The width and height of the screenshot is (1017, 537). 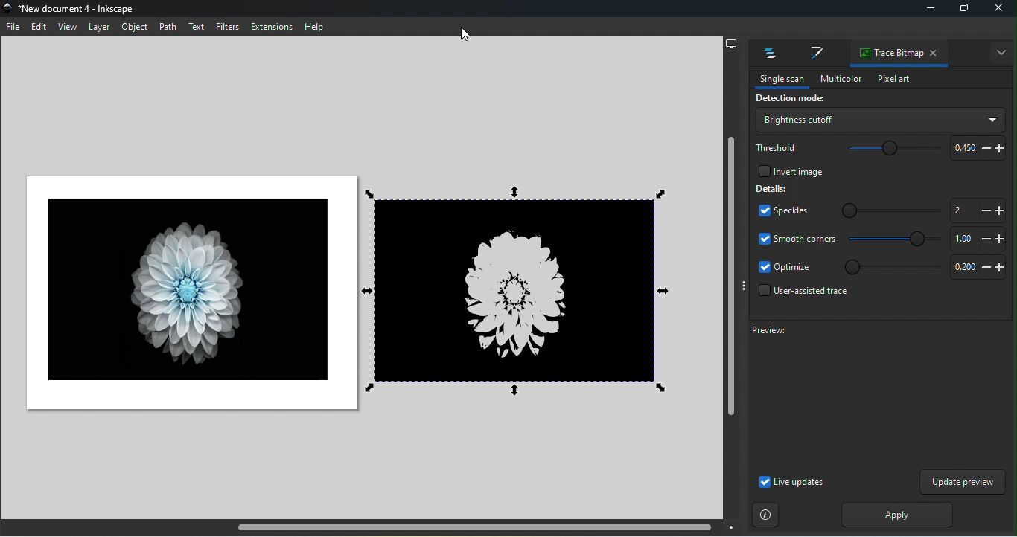 I want to click on Invert image, so click(x=789, y=170).